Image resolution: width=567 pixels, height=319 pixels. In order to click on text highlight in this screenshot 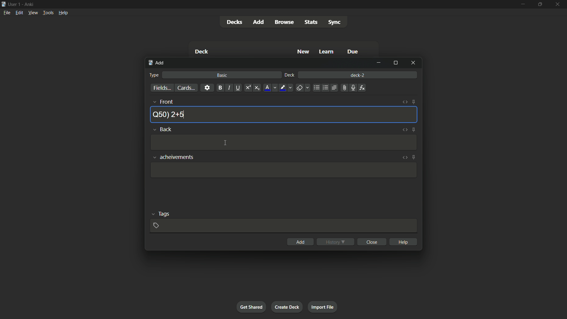, I will do `click(287, 88)`.